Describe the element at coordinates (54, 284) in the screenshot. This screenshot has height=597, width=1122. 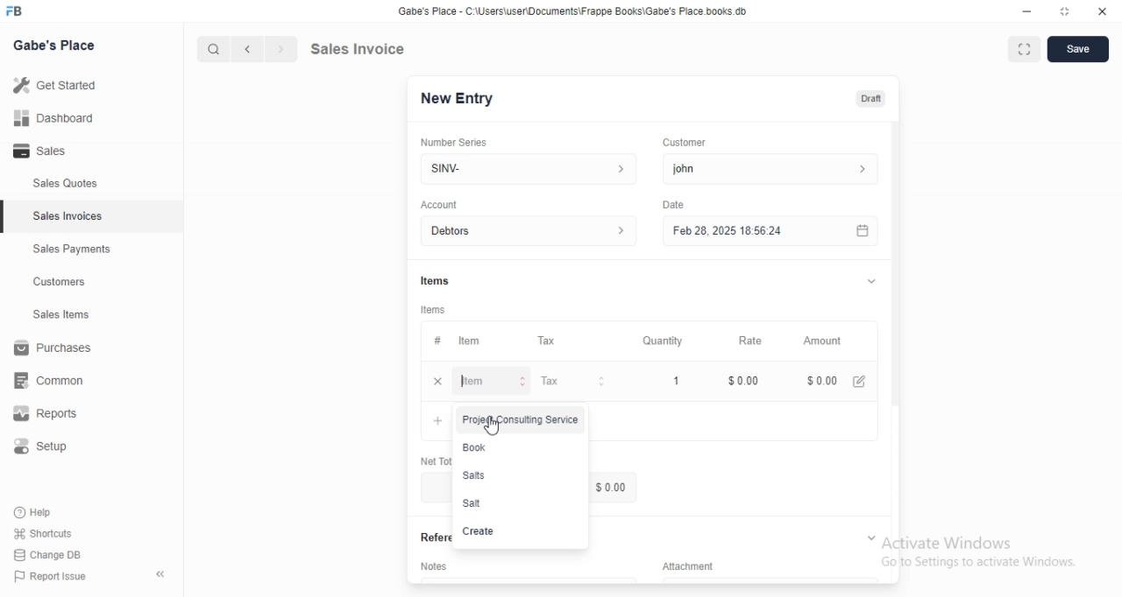
I see `Customers.` at that location.